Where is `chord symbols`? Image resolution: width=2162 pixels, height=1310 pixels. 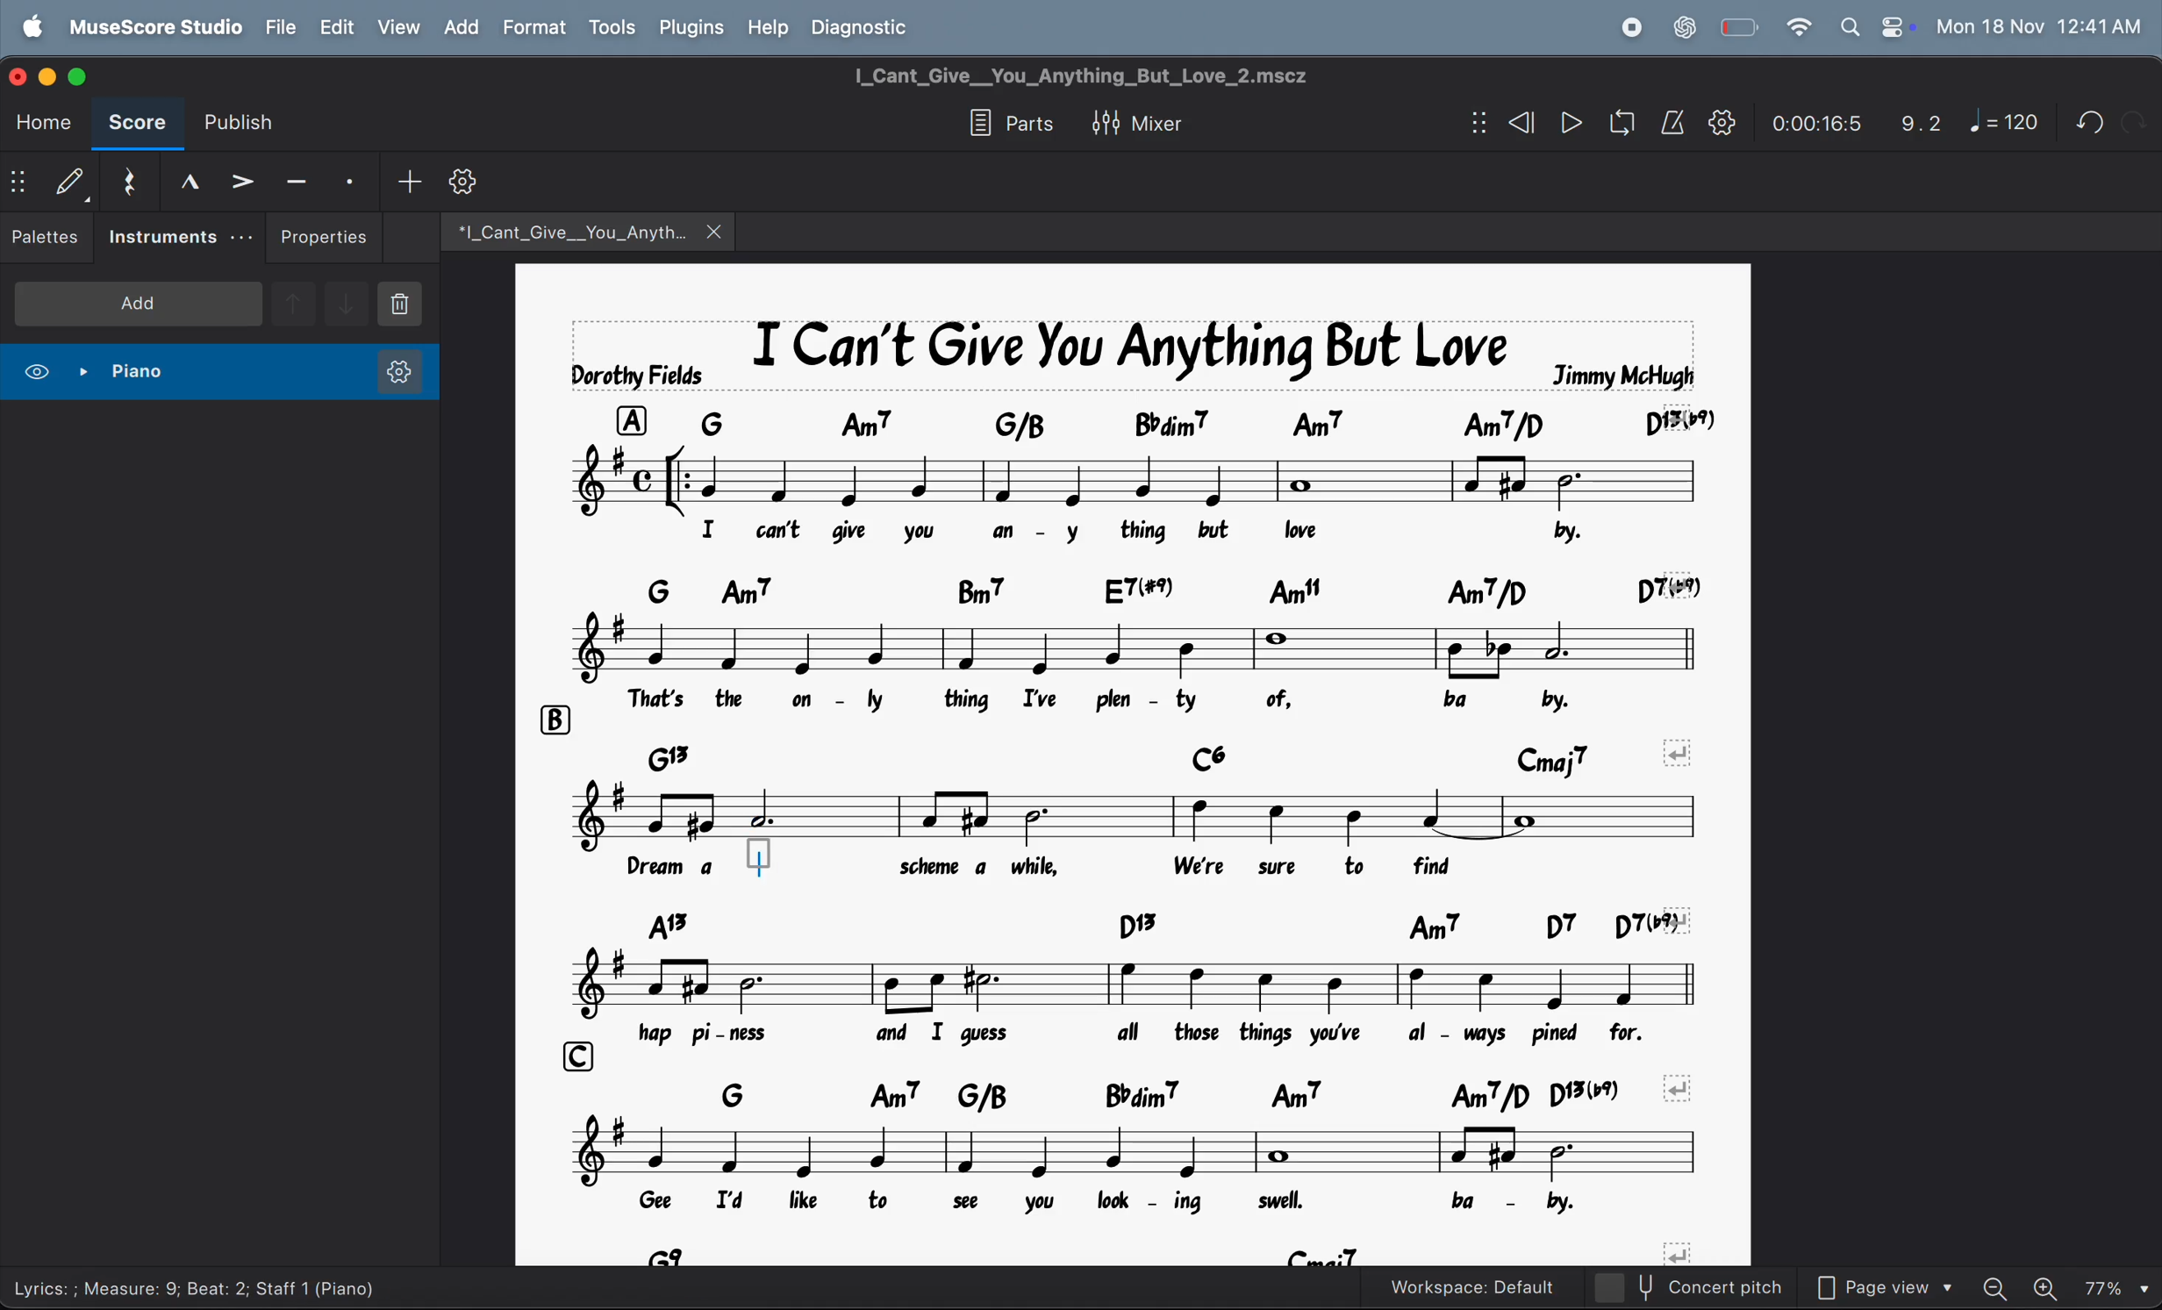 chord symbols is located at coordinates (1181, 924).